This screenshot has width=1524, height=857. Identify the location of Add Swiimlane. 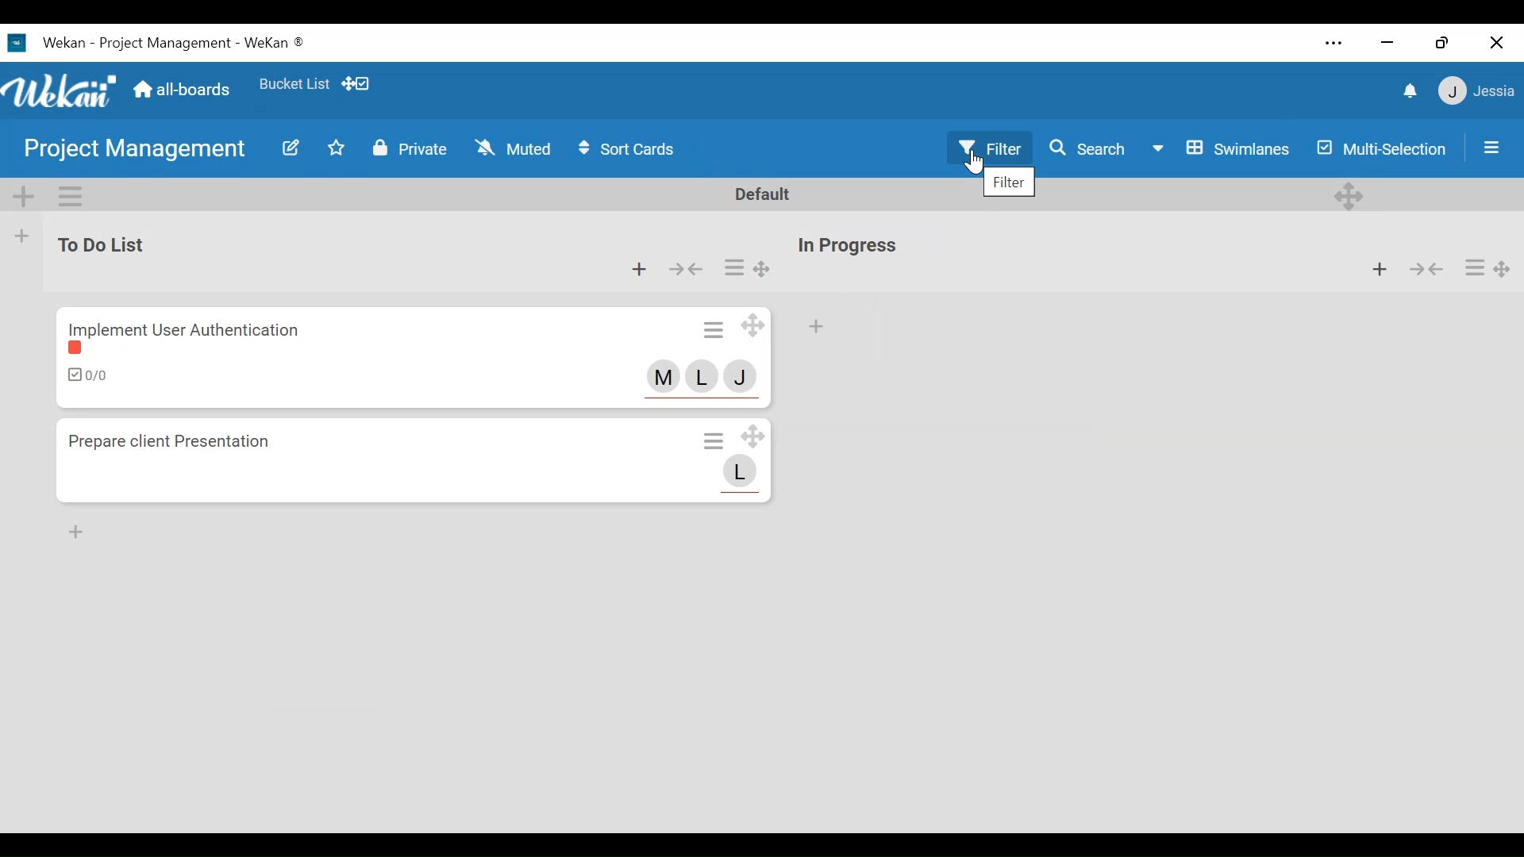
(25, 196).